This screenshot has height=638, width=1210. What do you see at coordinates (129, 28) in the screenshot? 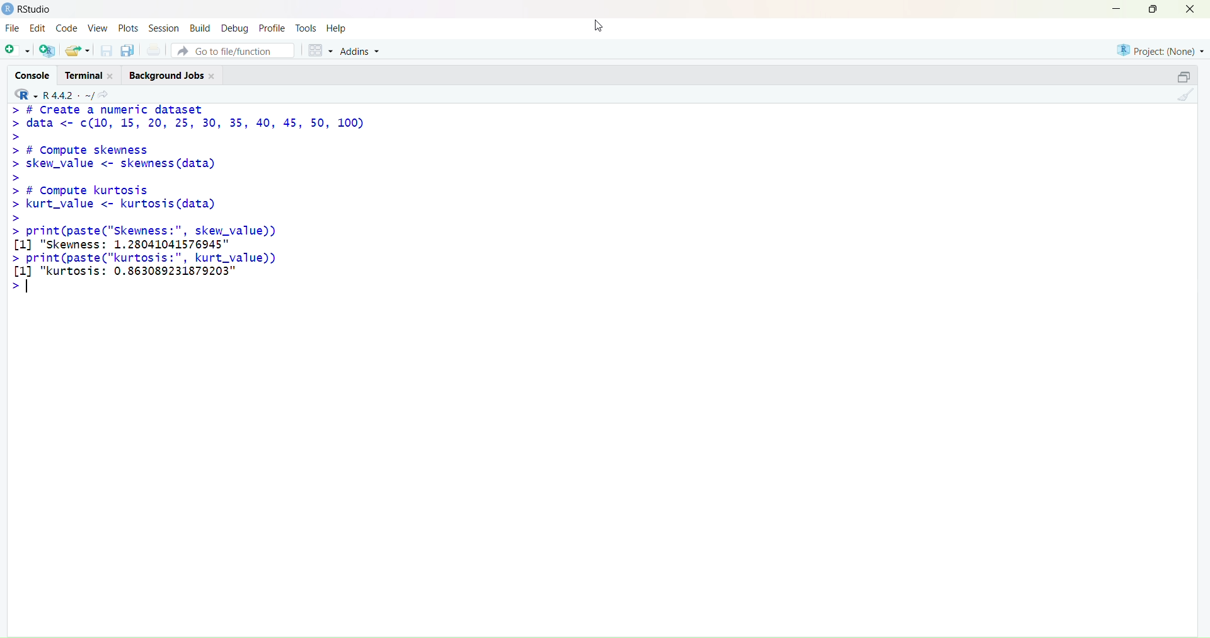
I see `Plots` at bounding box center [129, 28].